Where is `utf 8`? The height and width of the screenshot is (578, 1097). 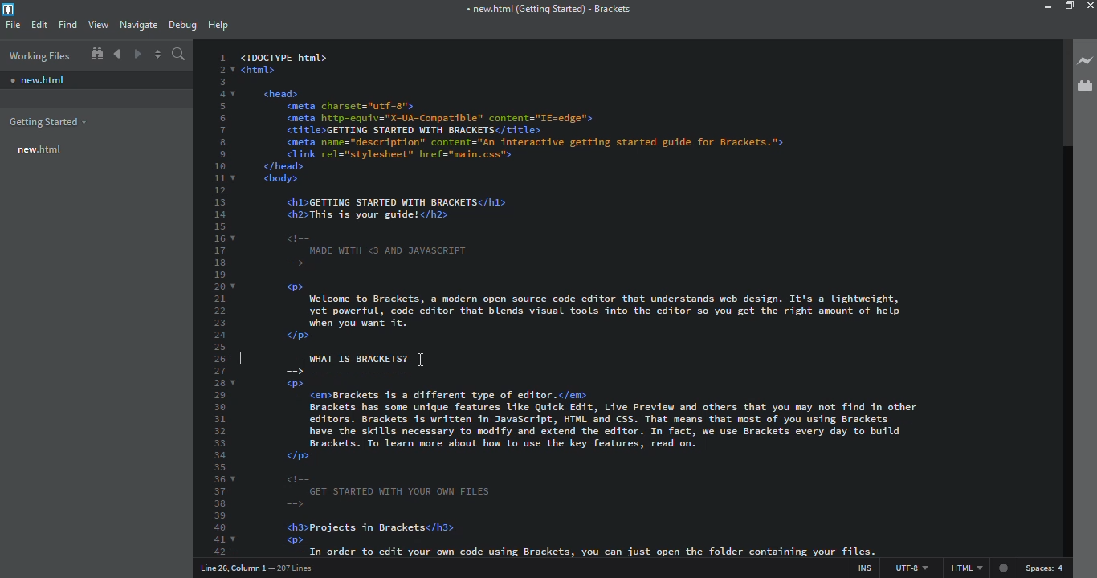
utf 8 is located at coordinates (911, 565).